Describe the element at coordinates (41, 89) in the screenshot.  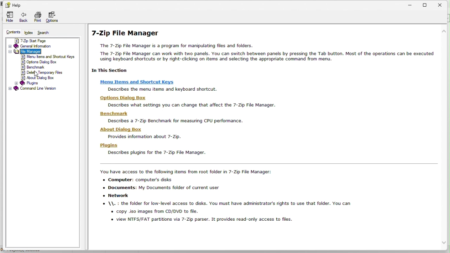
I see `Command line version` at that location.